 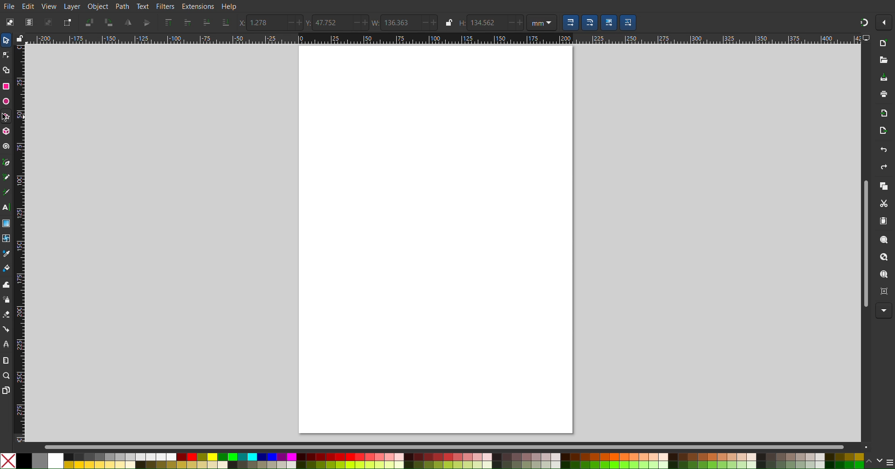 What do you see at coordinates (333, 23) in the screenshot?
I see `47` at bounding box center [333, 23].